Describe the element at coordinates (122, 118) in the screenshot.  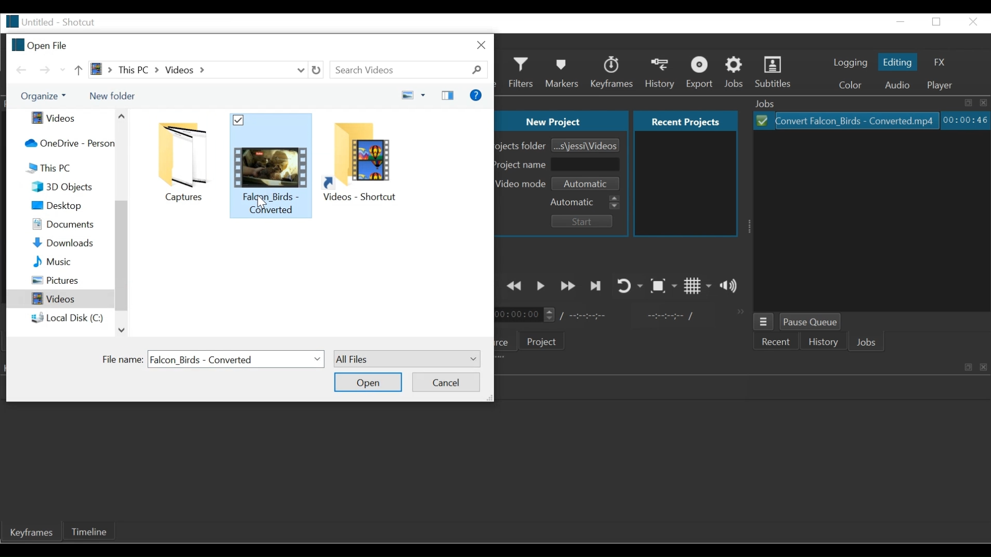
I see `Scroll up` at that location.